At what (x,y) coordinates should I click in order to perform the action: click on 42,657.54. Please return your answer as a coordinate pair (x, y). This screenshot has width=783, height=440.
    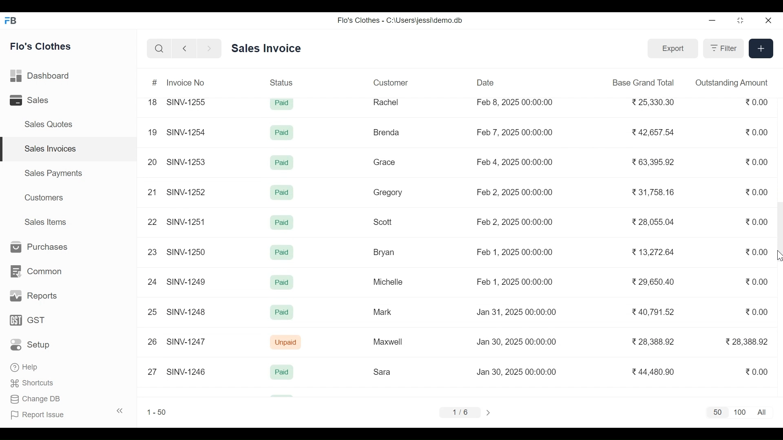
    Looking at the image, I should click on (655, 132).